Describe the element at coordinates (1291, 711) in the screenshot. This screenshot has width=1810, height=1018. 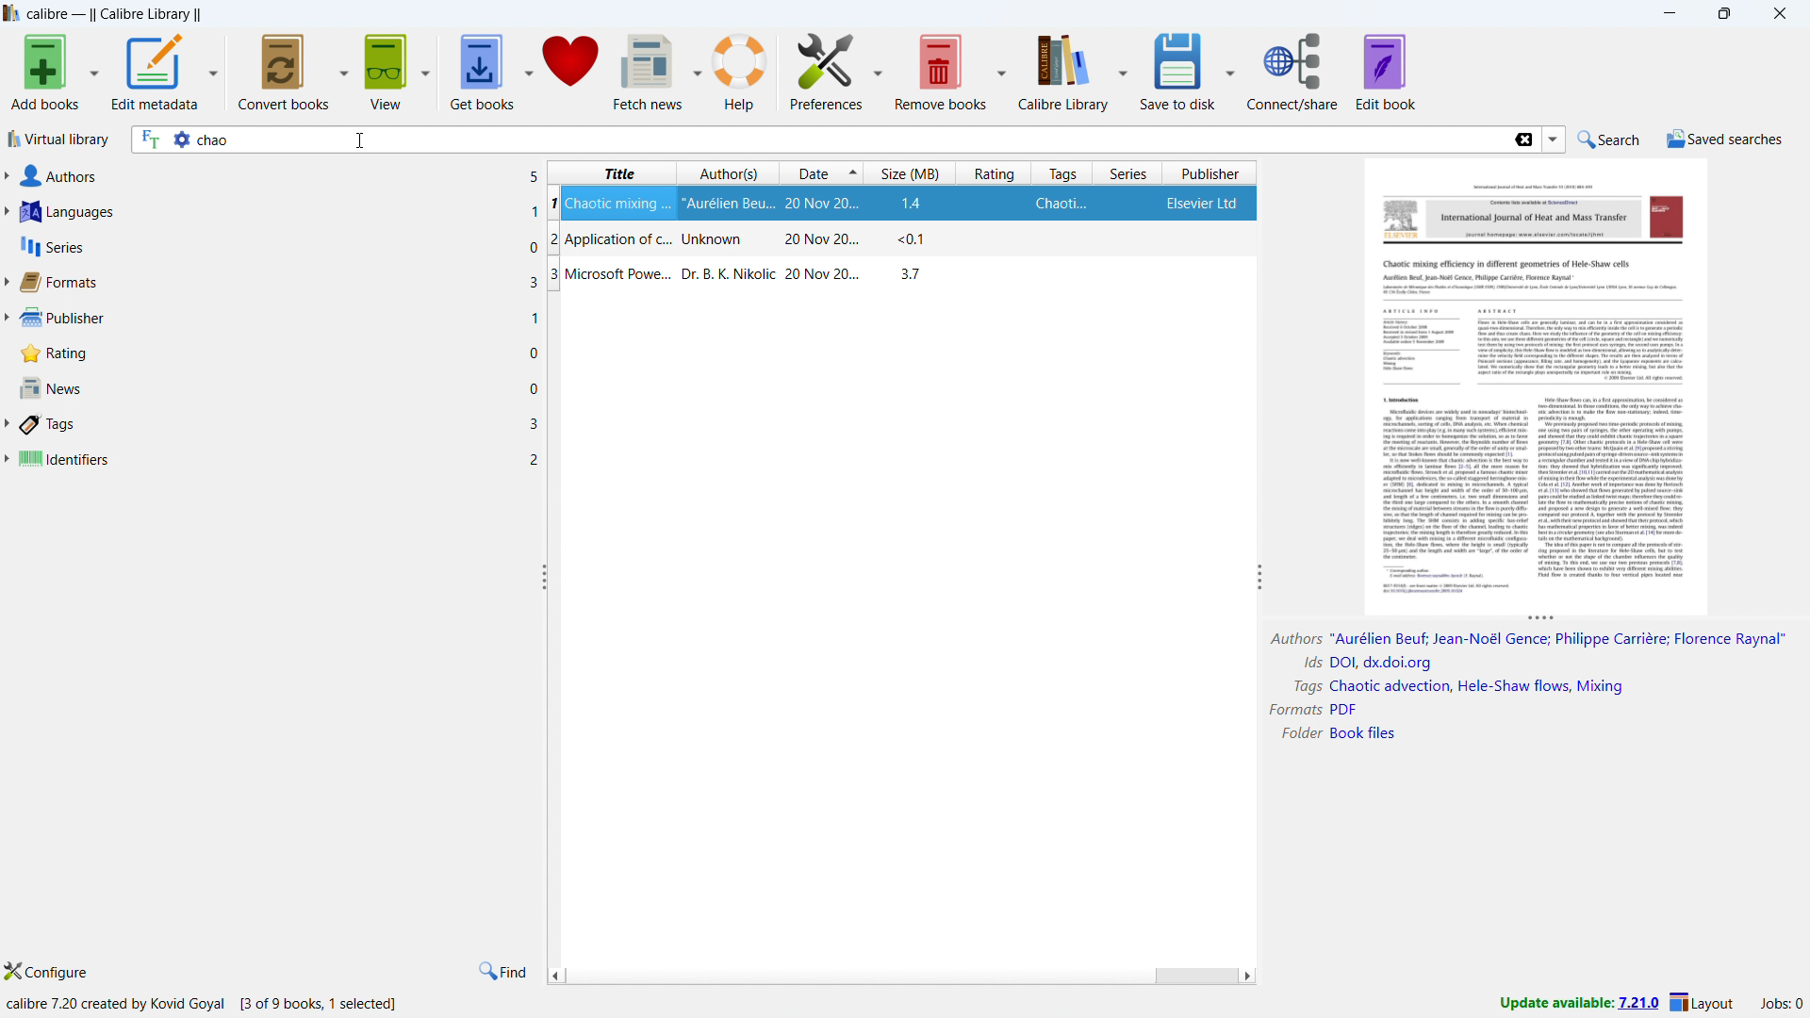
I see `Formats` at that location.